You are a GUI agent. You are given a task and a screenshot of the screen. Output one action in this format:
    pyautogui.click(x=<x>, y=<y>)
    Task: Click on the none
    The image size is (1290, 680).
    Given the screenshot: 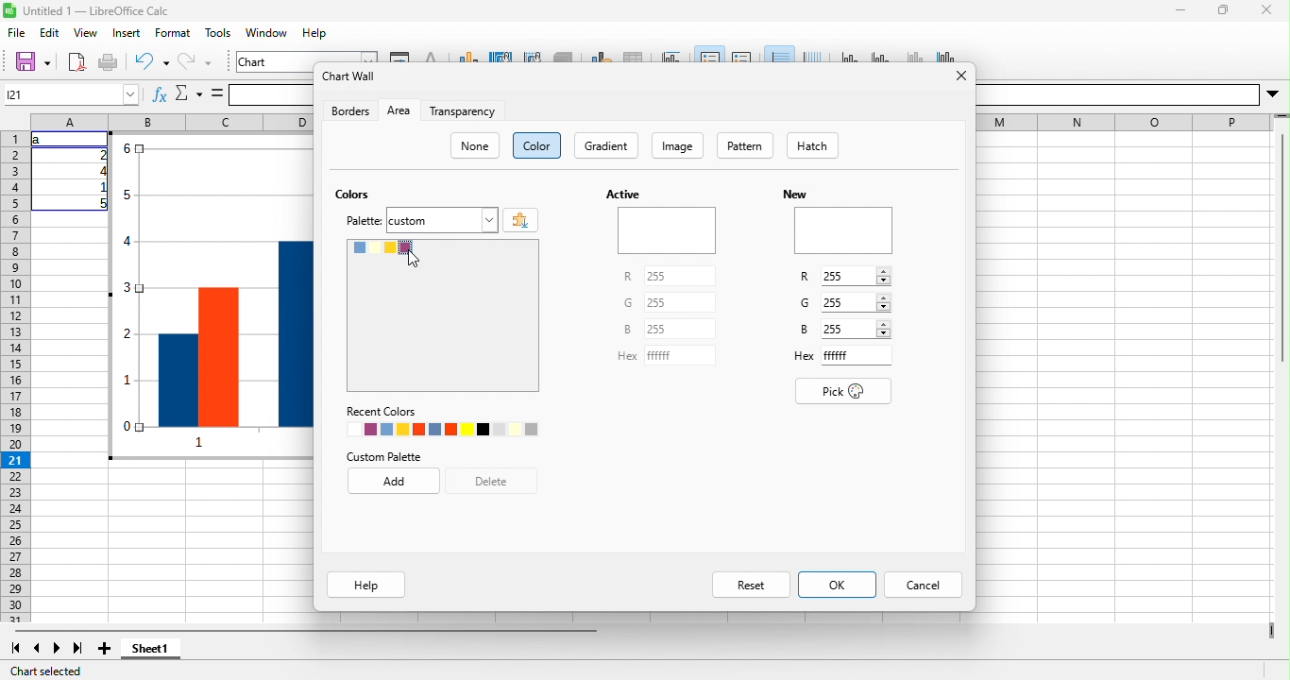 What is the action you would take?
    pyautogui.click(x=474, y=145)
    